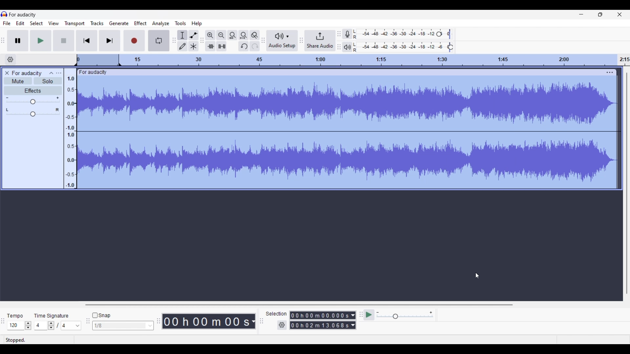 The width and height of the screenshot is (630, 354). What do you see at coordinates (180, 23) in the screenshot?
I see `Tools menu` at bounding box center [180, 23].